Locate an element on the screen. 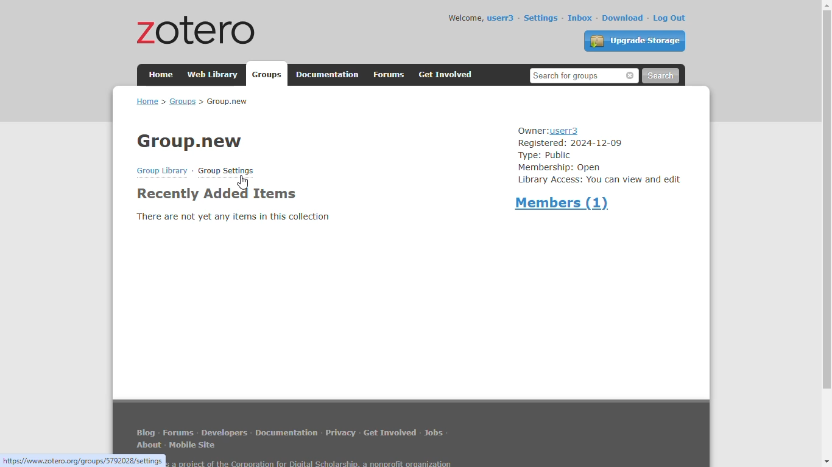 Image resolution: width=832 pixels, height=467 pixels. forums is located at coordinates (178, 433).